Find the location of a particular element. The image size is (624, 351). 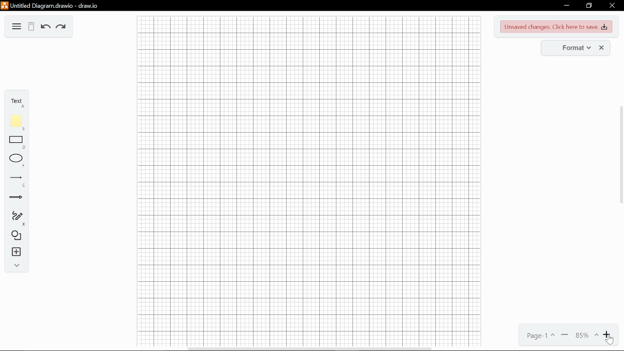

cursor is located at coordinates (609, 339).